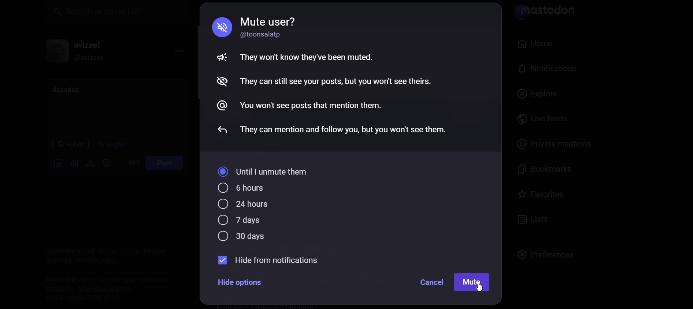 Image resolution: width=693 pixels, height=309 pixels. I want to click on word limit, so click(130, 165).